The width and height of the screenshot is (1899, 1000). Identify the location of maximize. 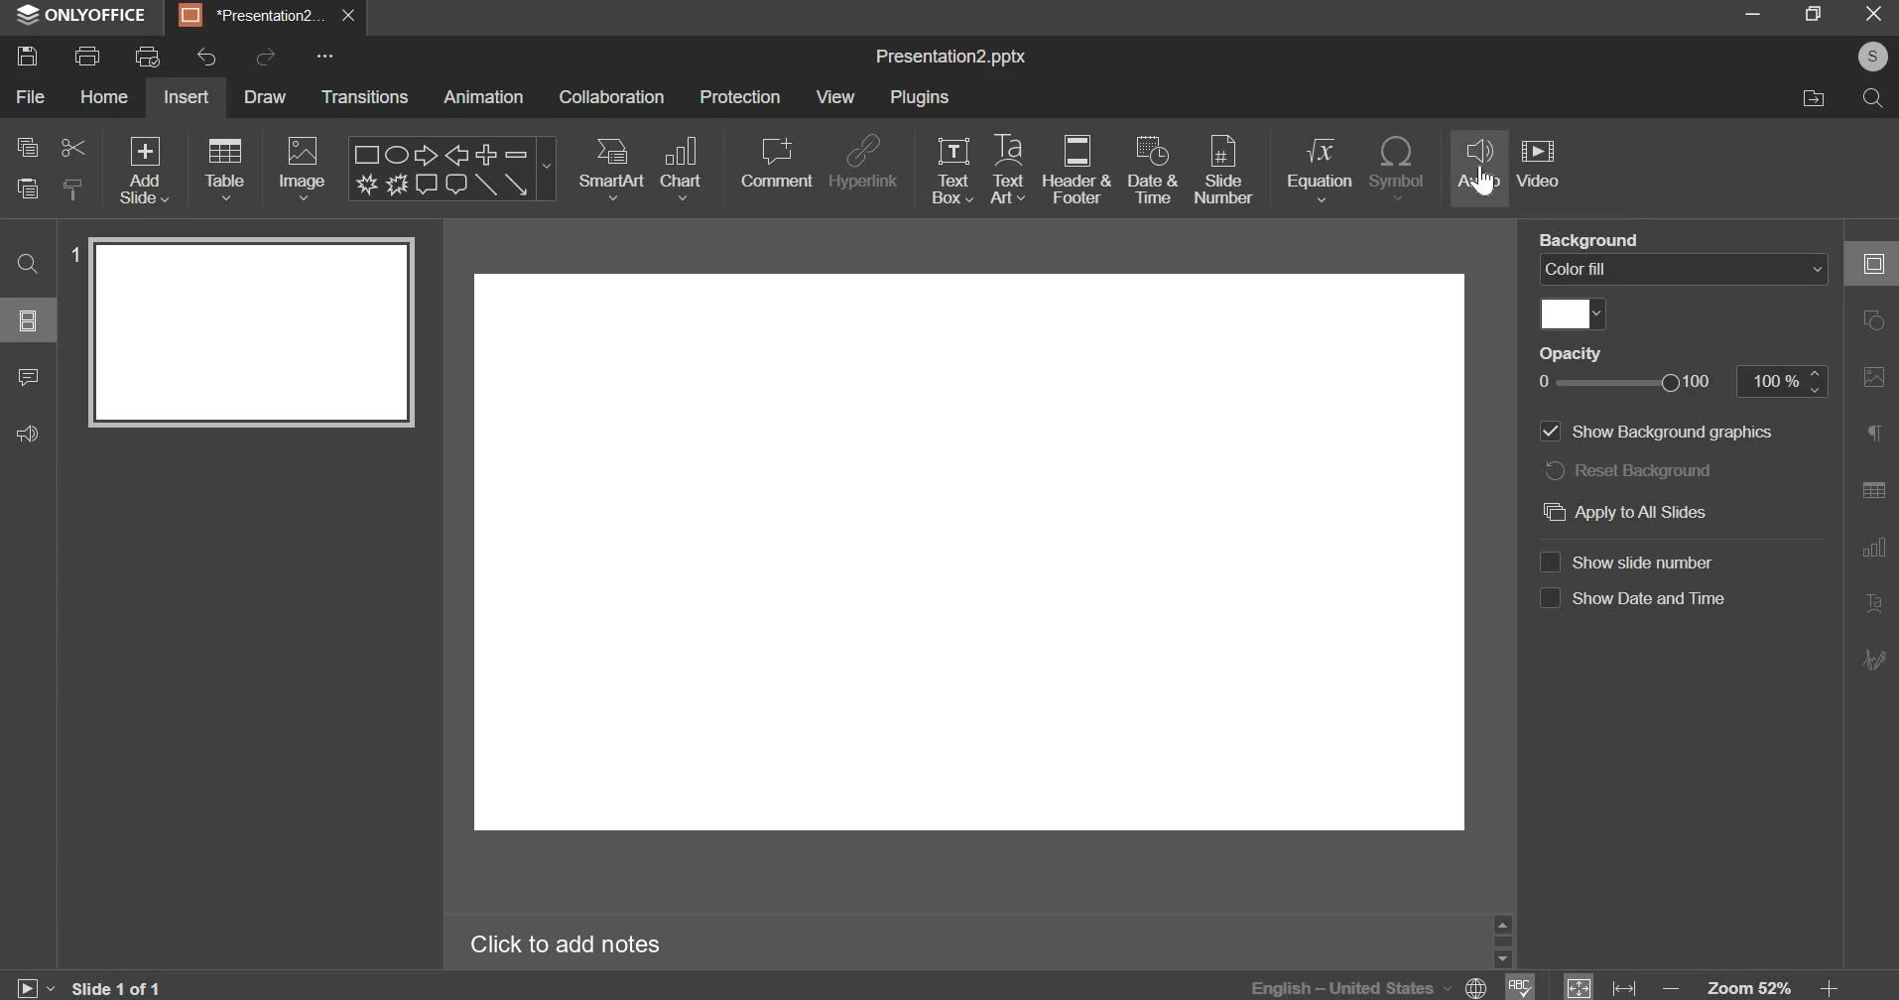
(1812, 15).